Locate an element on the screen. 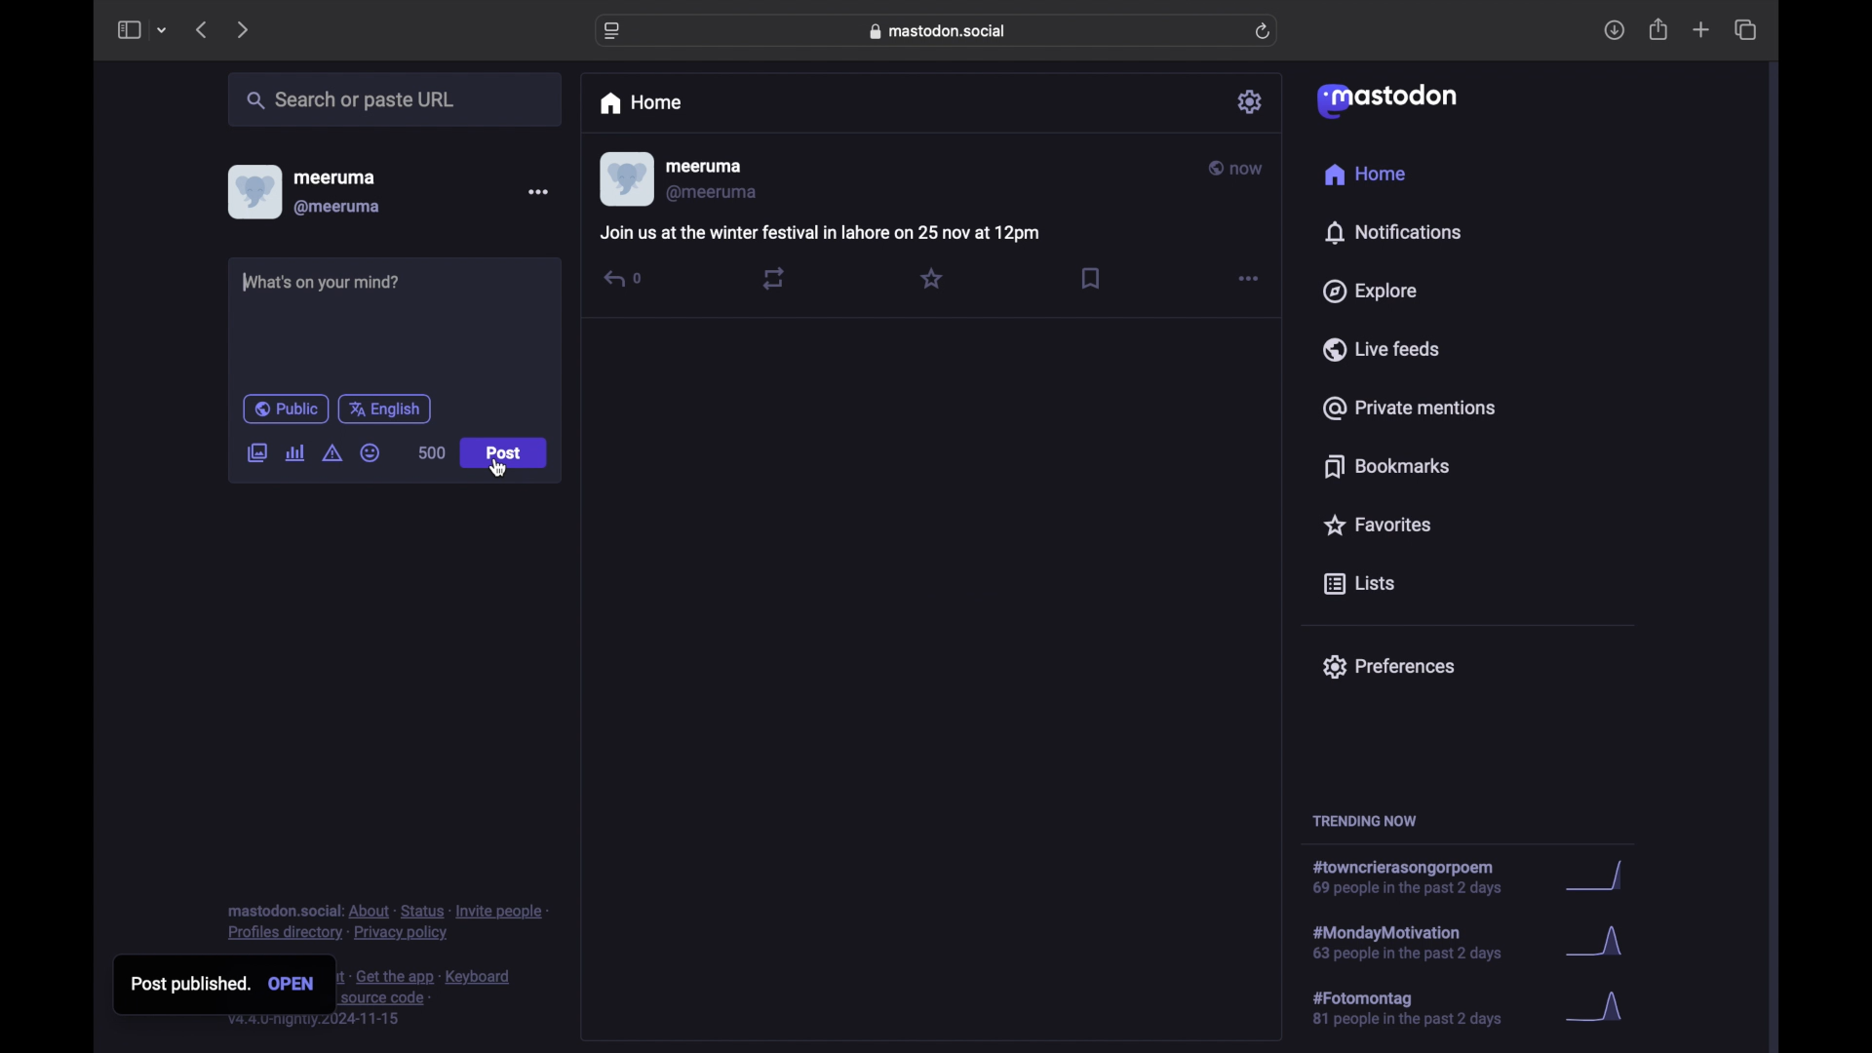 The height and width of the screenshot is (1053, 1872). cursor is located at coordinates (501, 468).